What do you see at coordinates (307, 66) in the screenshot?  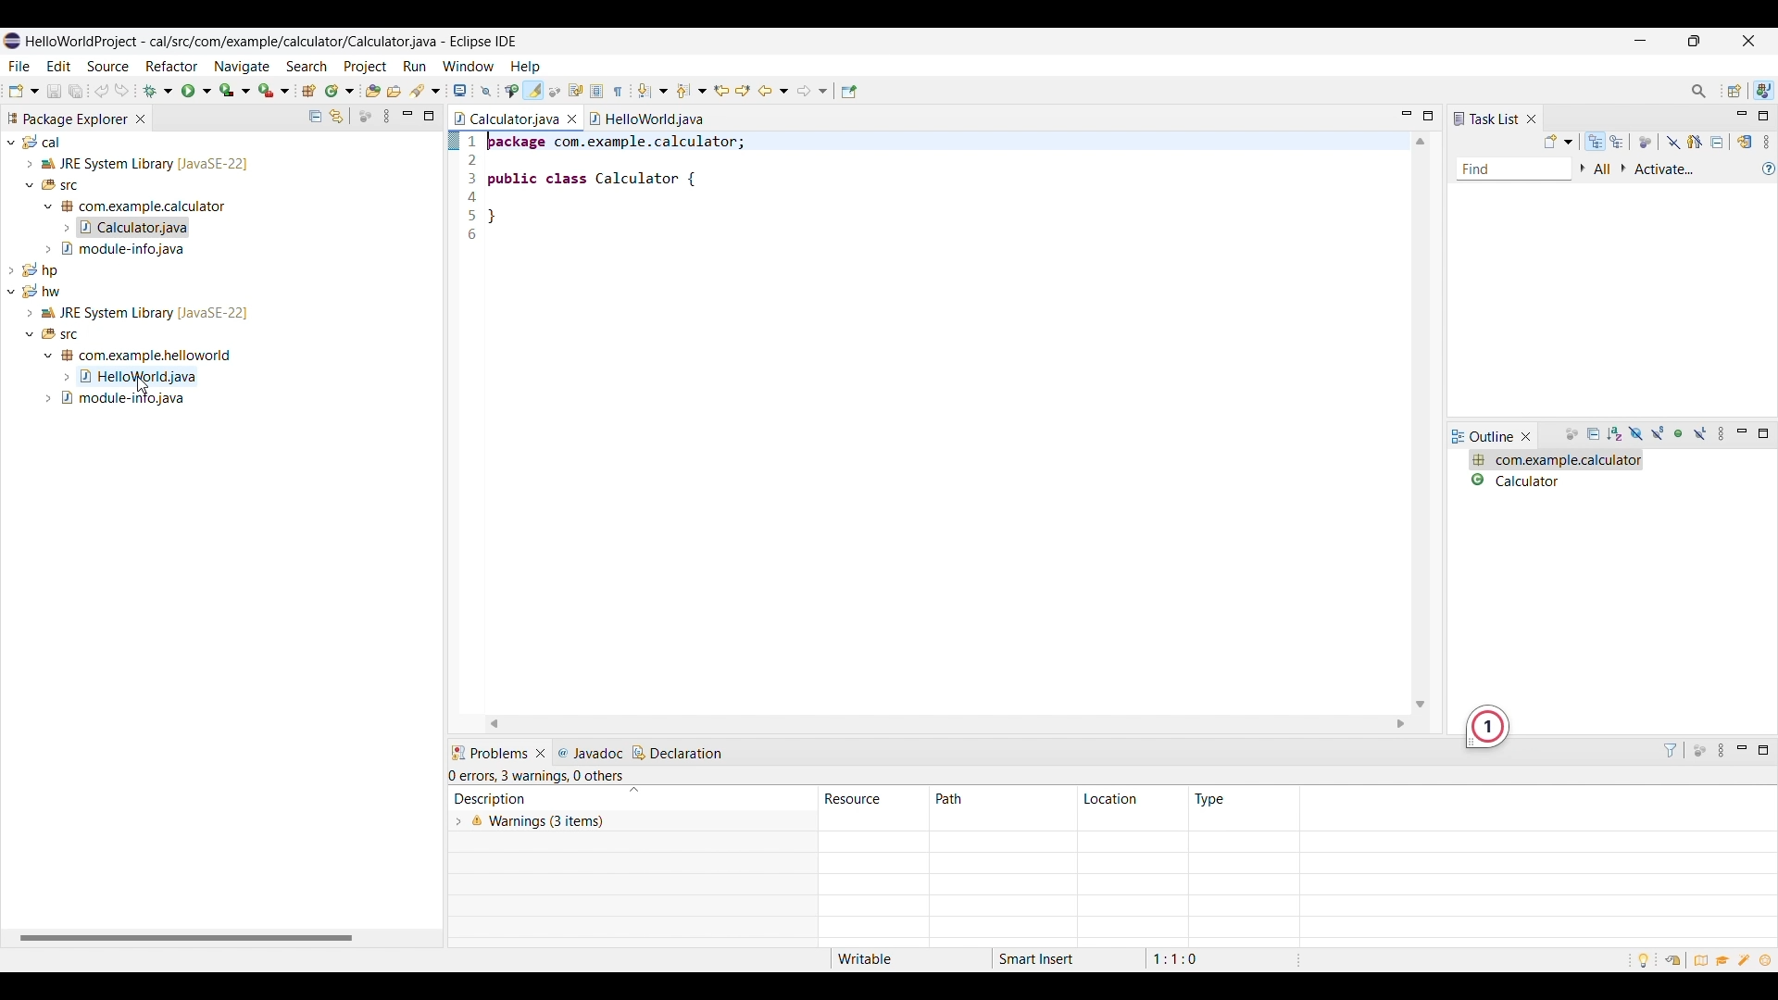 I see `Search` at bounding box center [307, 66].